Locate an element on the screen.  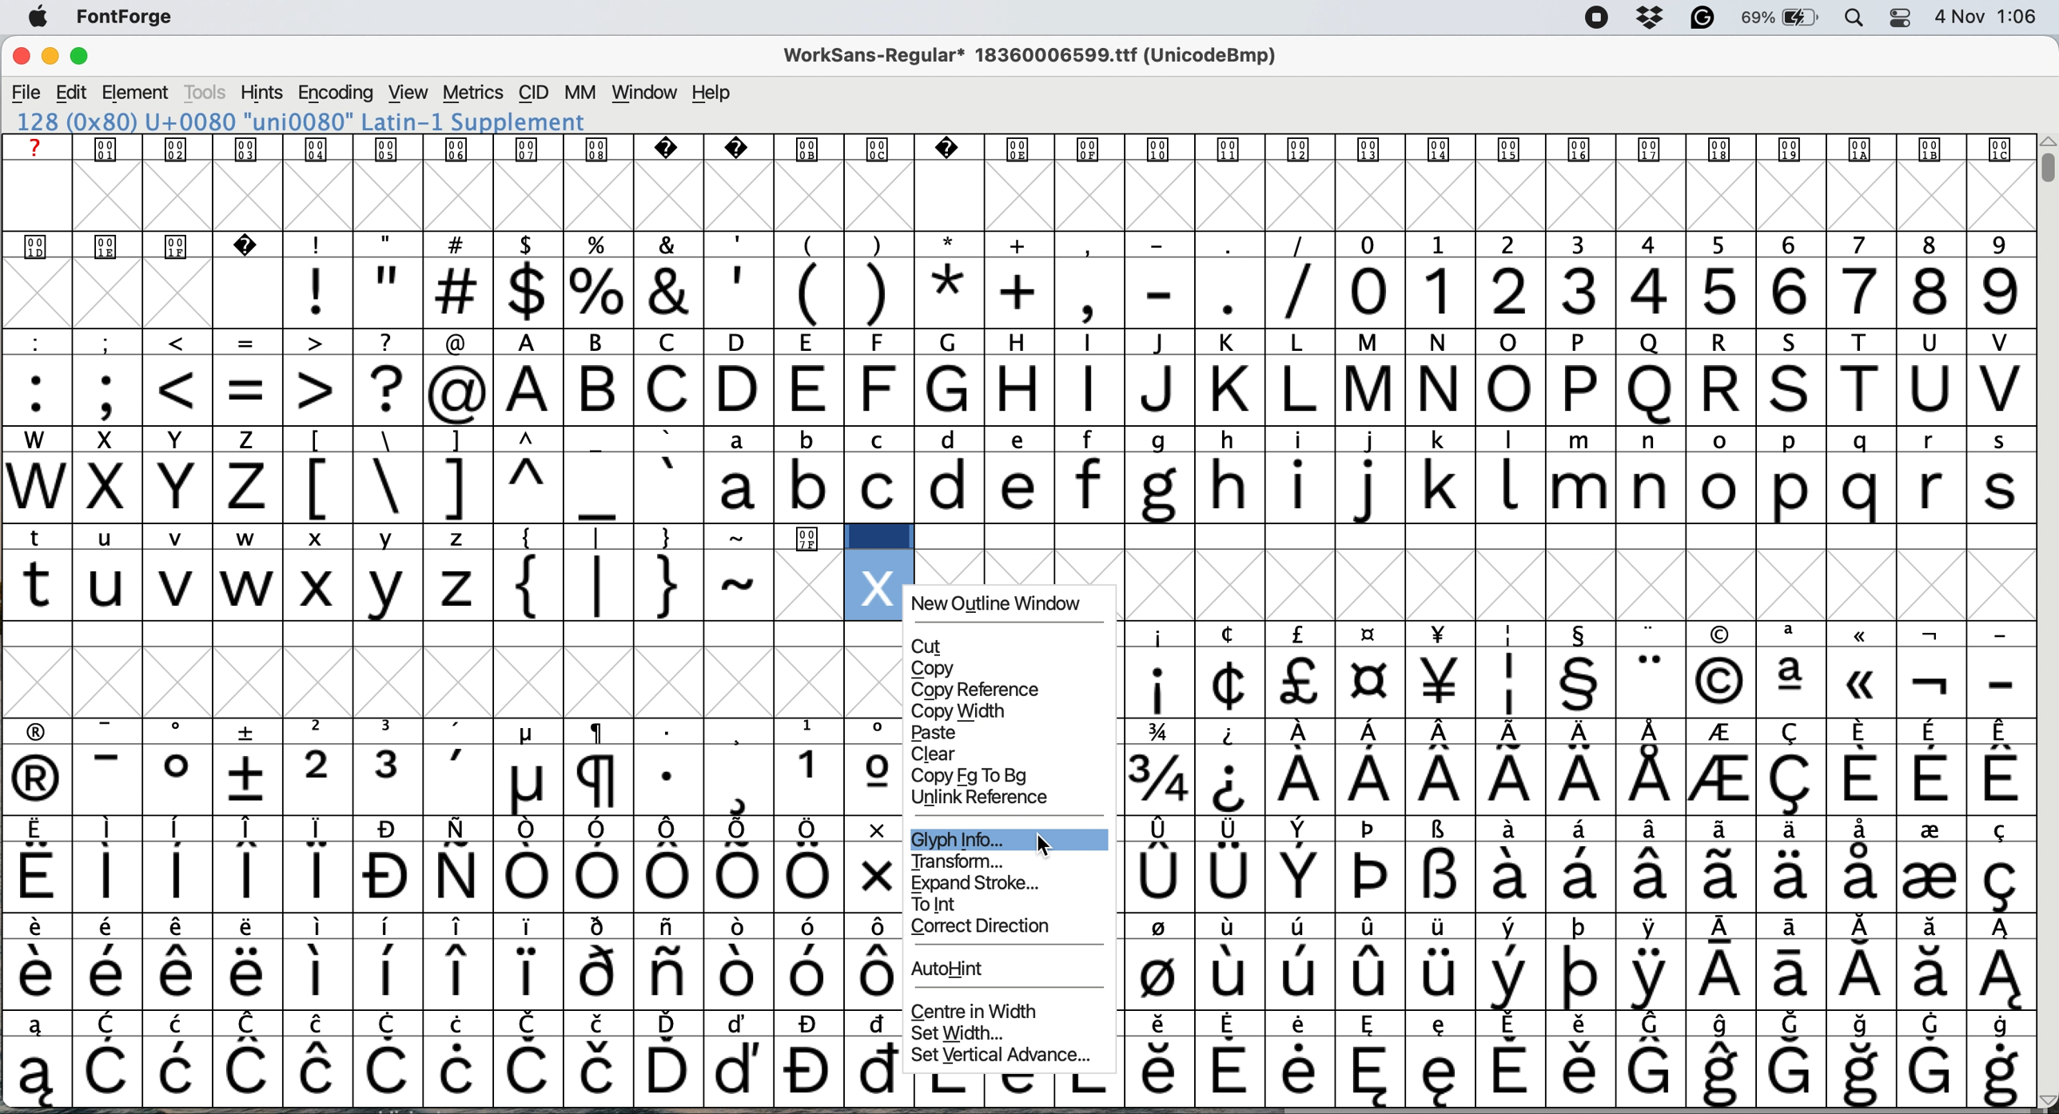
unlink reference is located at coordinates (990, 799).